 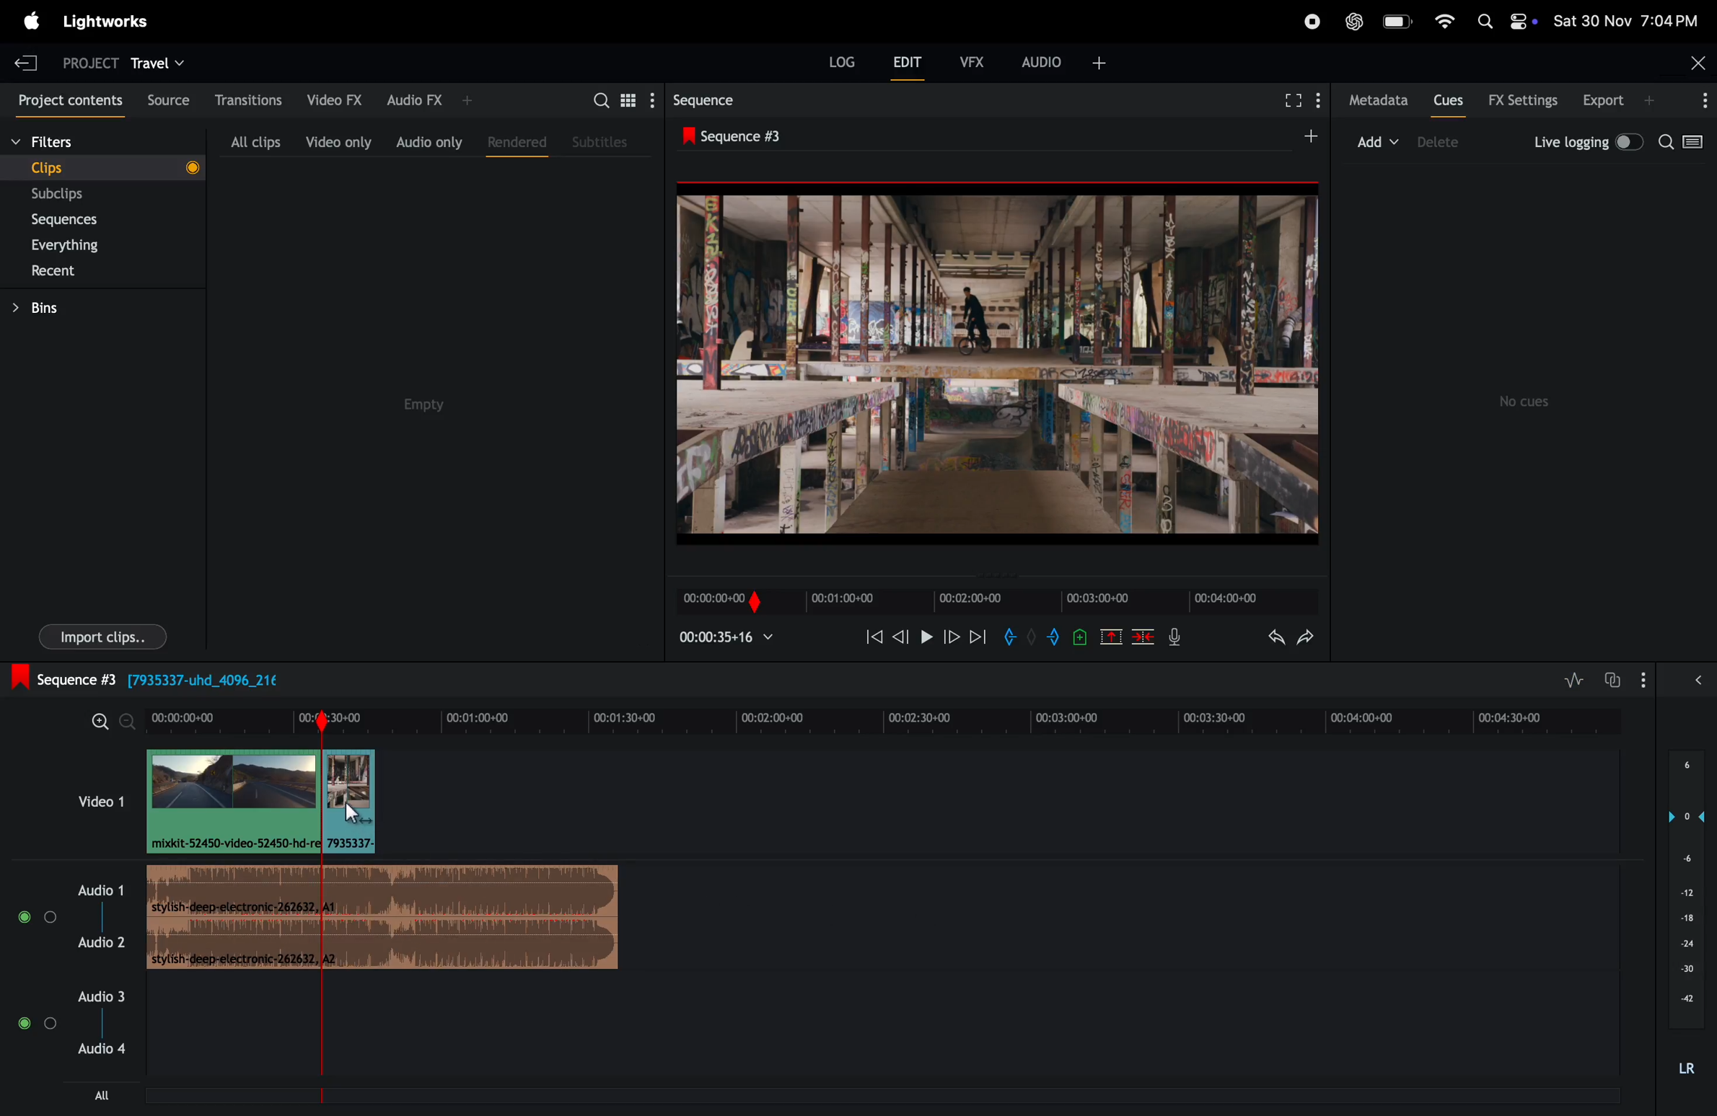 I want to click on import clips, so click(x=102, y=635).